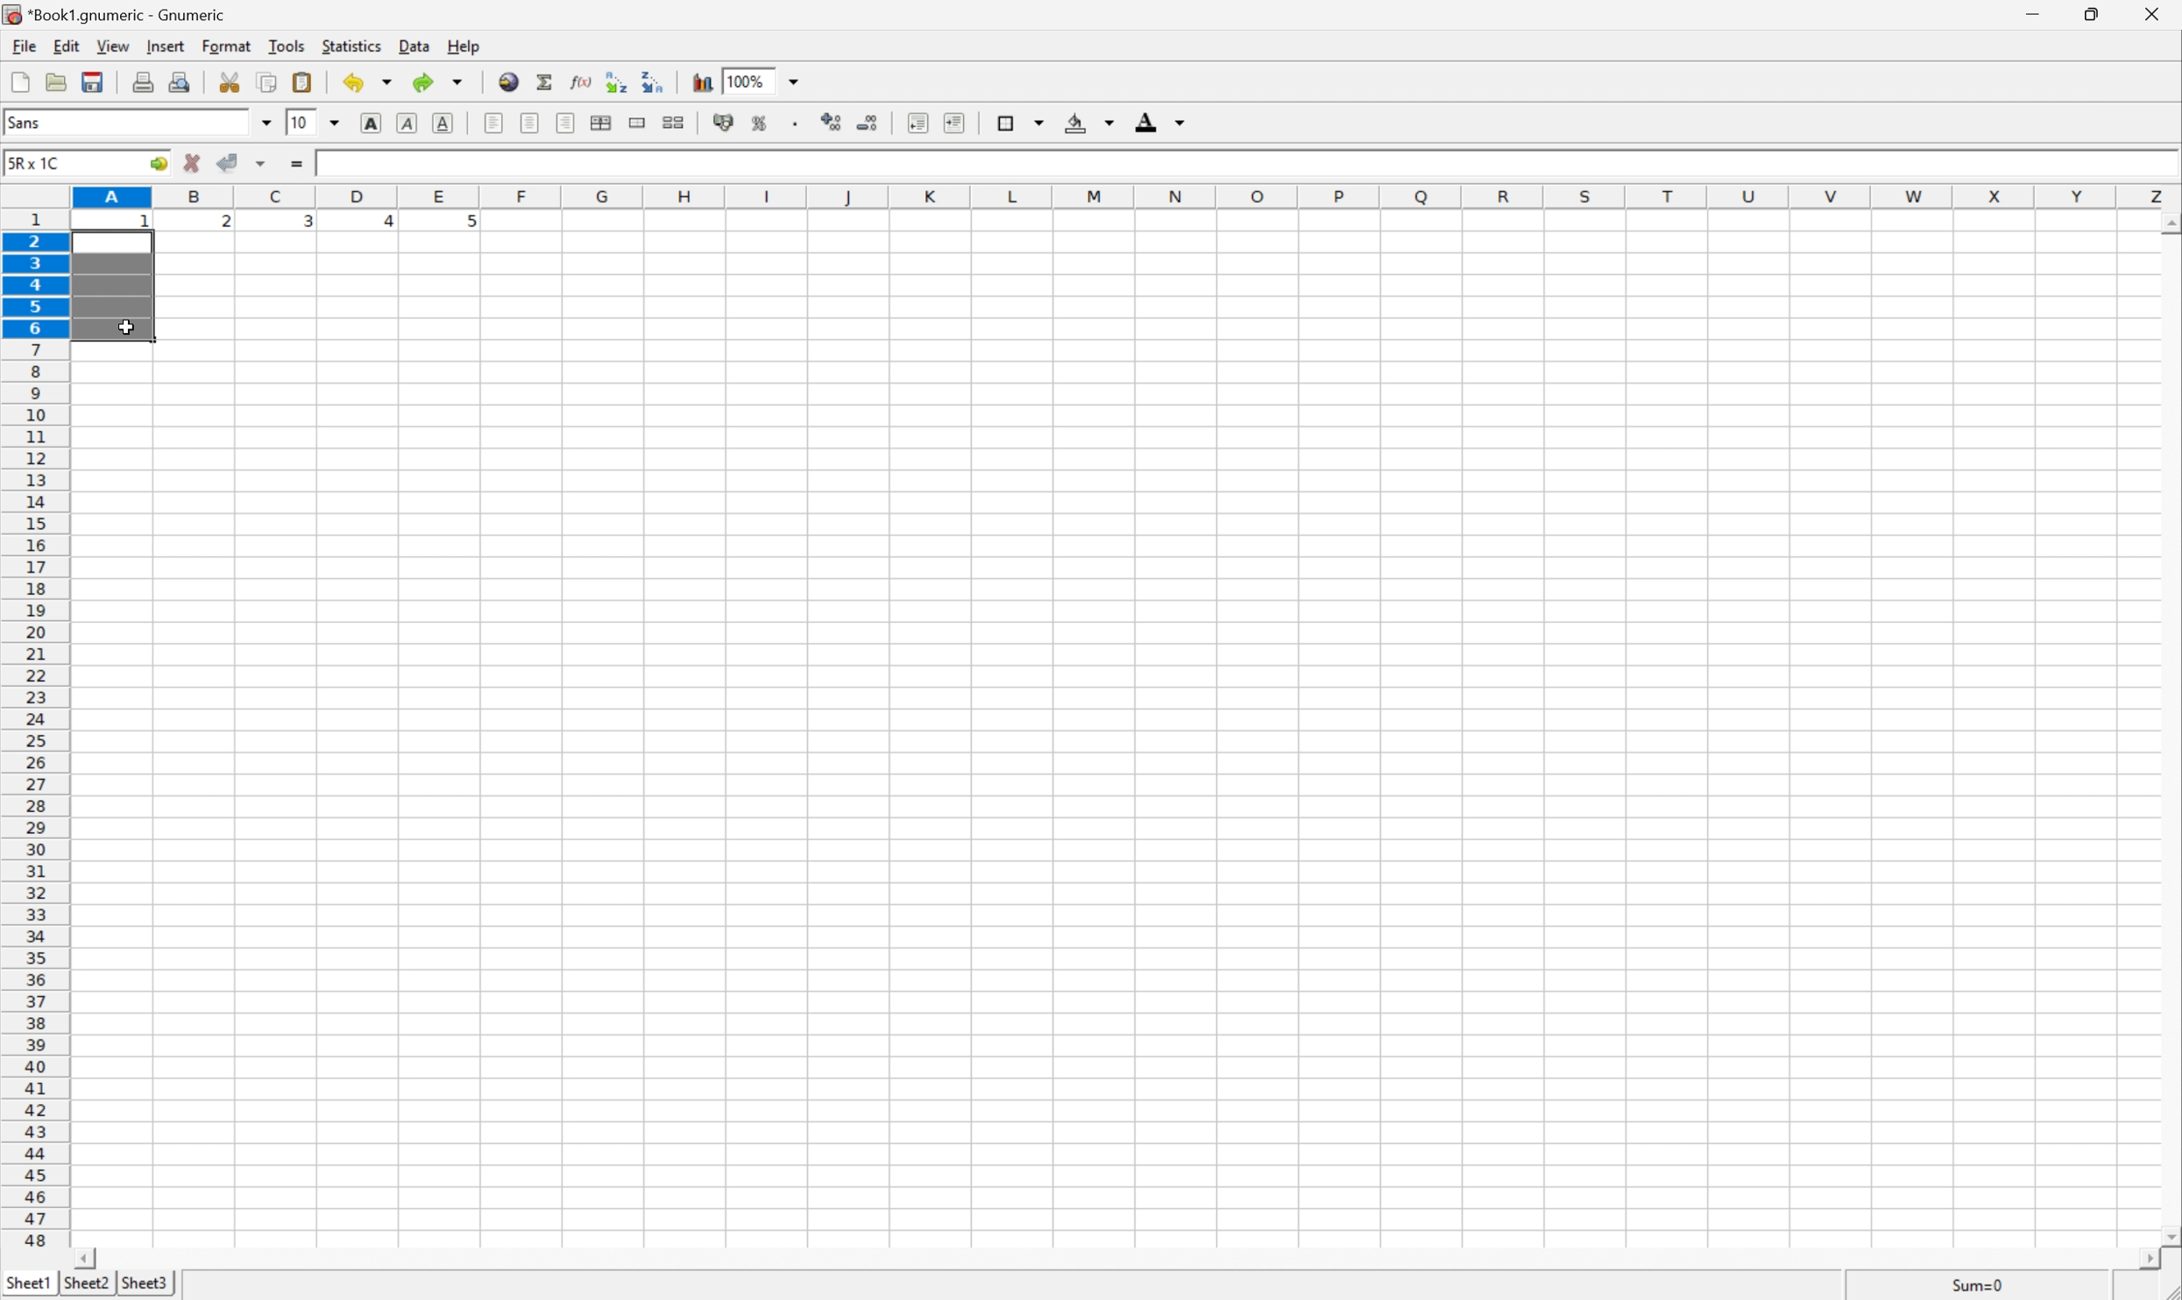  Describe the element at coordinates (259, 165) in the screenshot. I see `accept changes across selection` at that location.